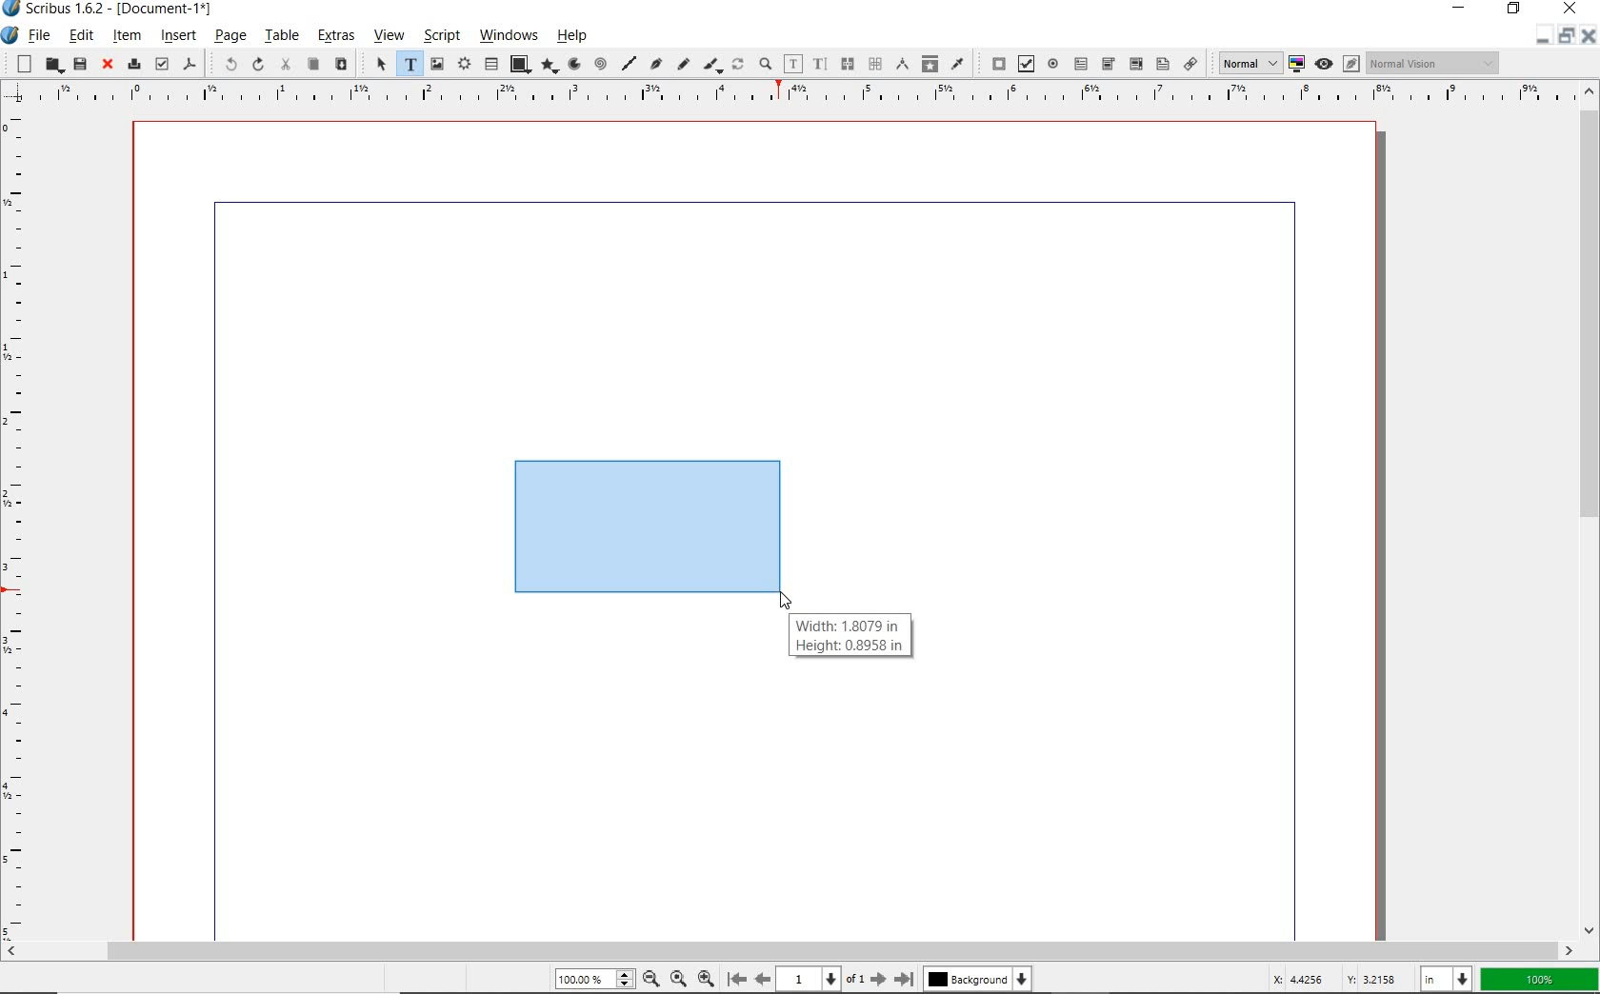 The height and width of the screenshot is (994, 1600). Describe the element at coordinates (571, 38) in the screenshot. I see `help` at that location.